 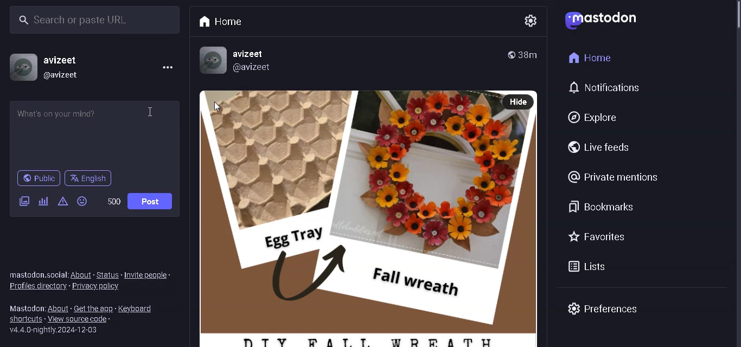 What do you see at coordinates (528, 54) in the screenshot?
I see `time posted` at bounding box center [528, 54].